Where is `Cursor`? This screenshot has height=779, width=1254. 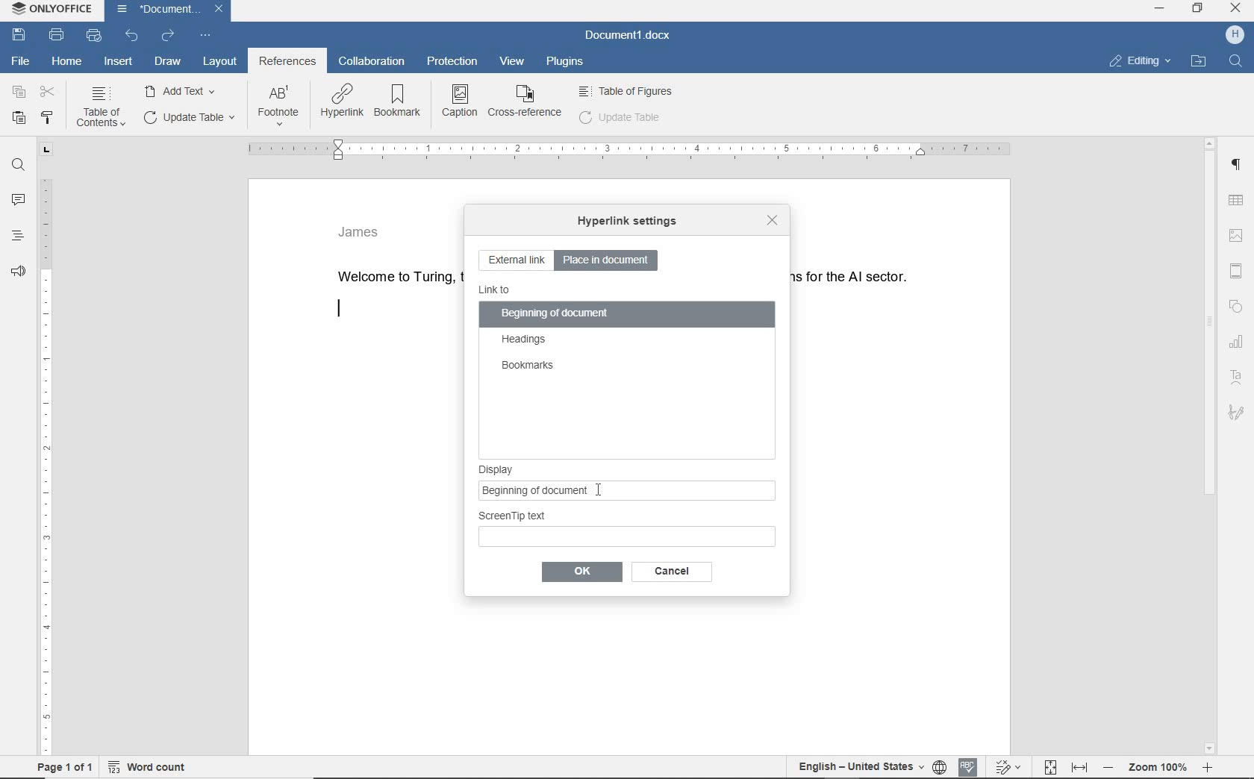 Cursor is located at coordinates (602, 492).